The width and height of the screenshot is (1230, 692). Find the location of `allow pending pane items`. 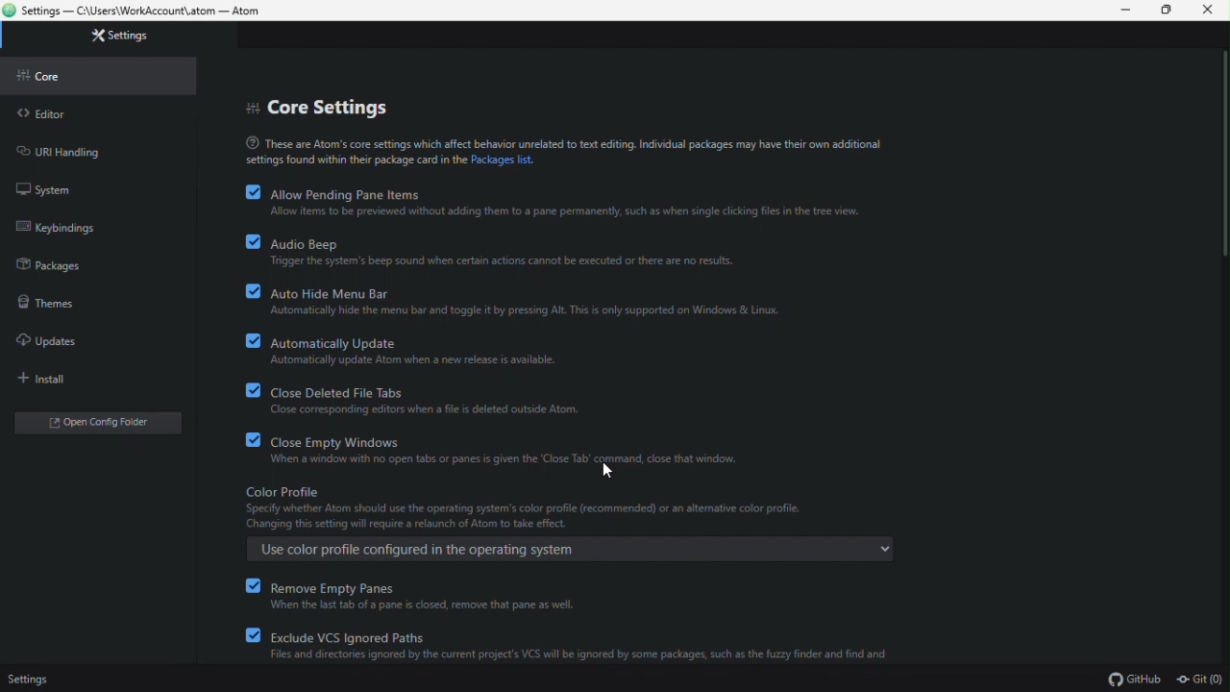

allow pending pane items is located at coordinates (563, 202).